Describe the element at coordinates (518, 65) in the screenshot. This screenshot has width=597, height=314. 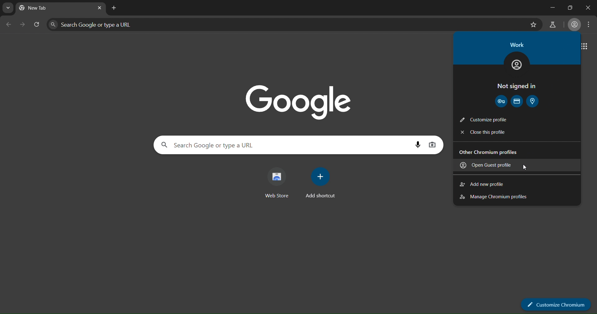
I see `work icon` at that location.